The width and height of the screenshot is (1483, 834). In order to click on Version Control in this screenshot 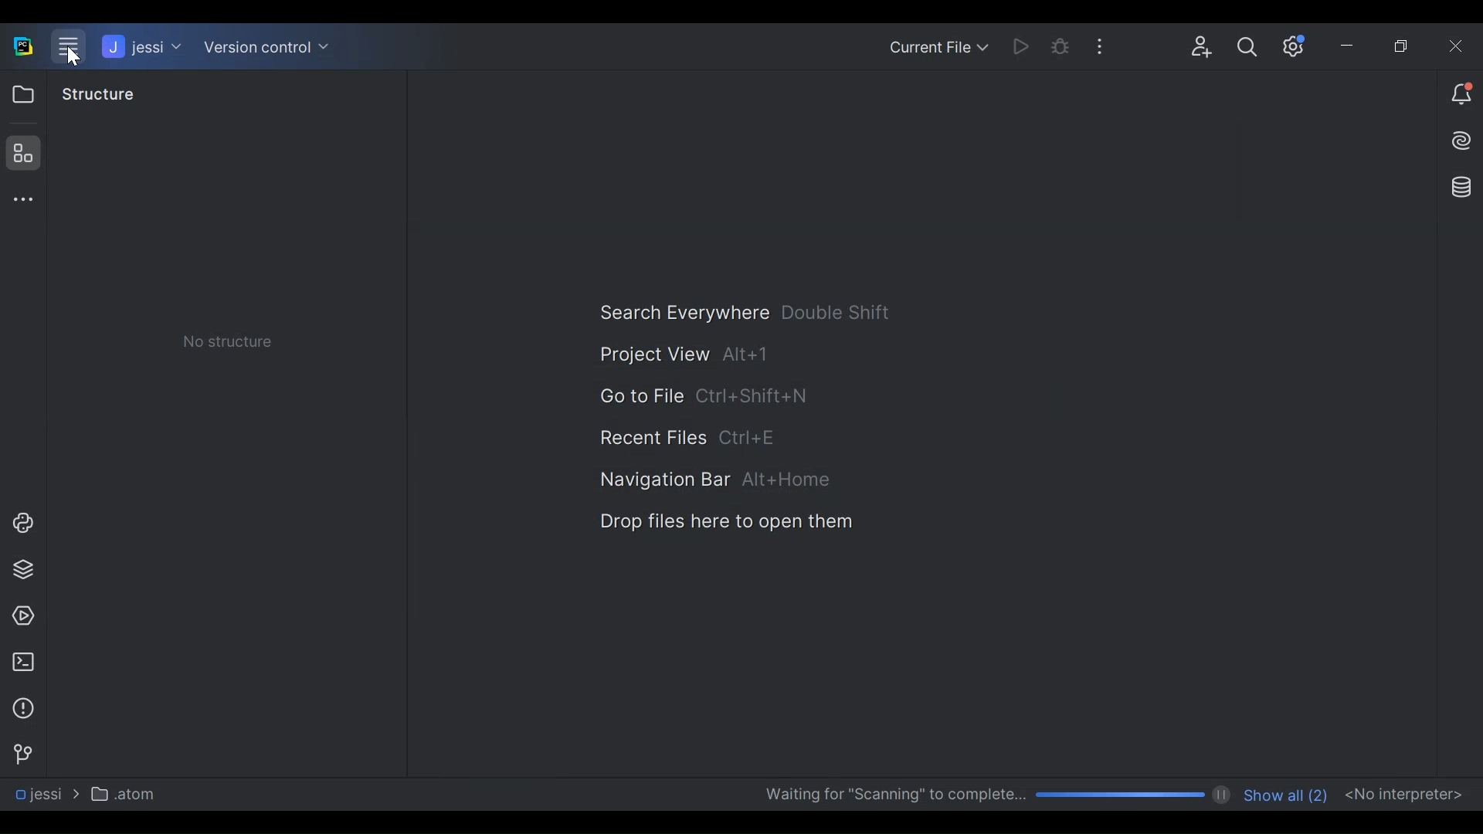, I will do `click(22, 753)`.